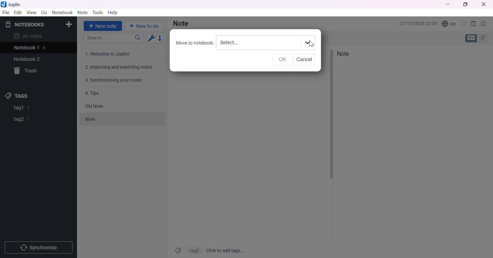  I want to click on Set alarm, so click(463, 23).